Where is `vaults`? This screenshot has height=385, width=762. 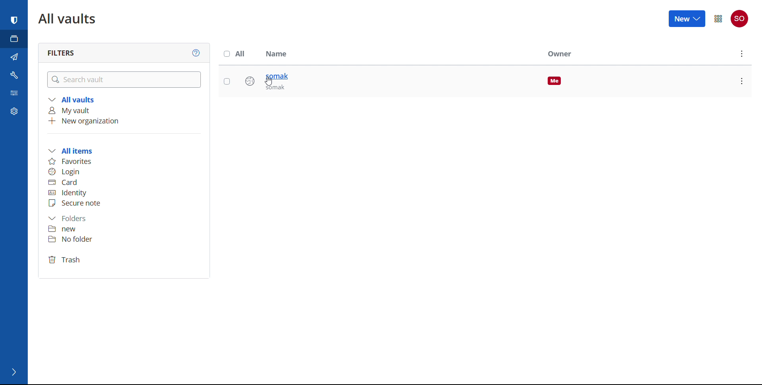 vaults is located at coordinates (14, 39).